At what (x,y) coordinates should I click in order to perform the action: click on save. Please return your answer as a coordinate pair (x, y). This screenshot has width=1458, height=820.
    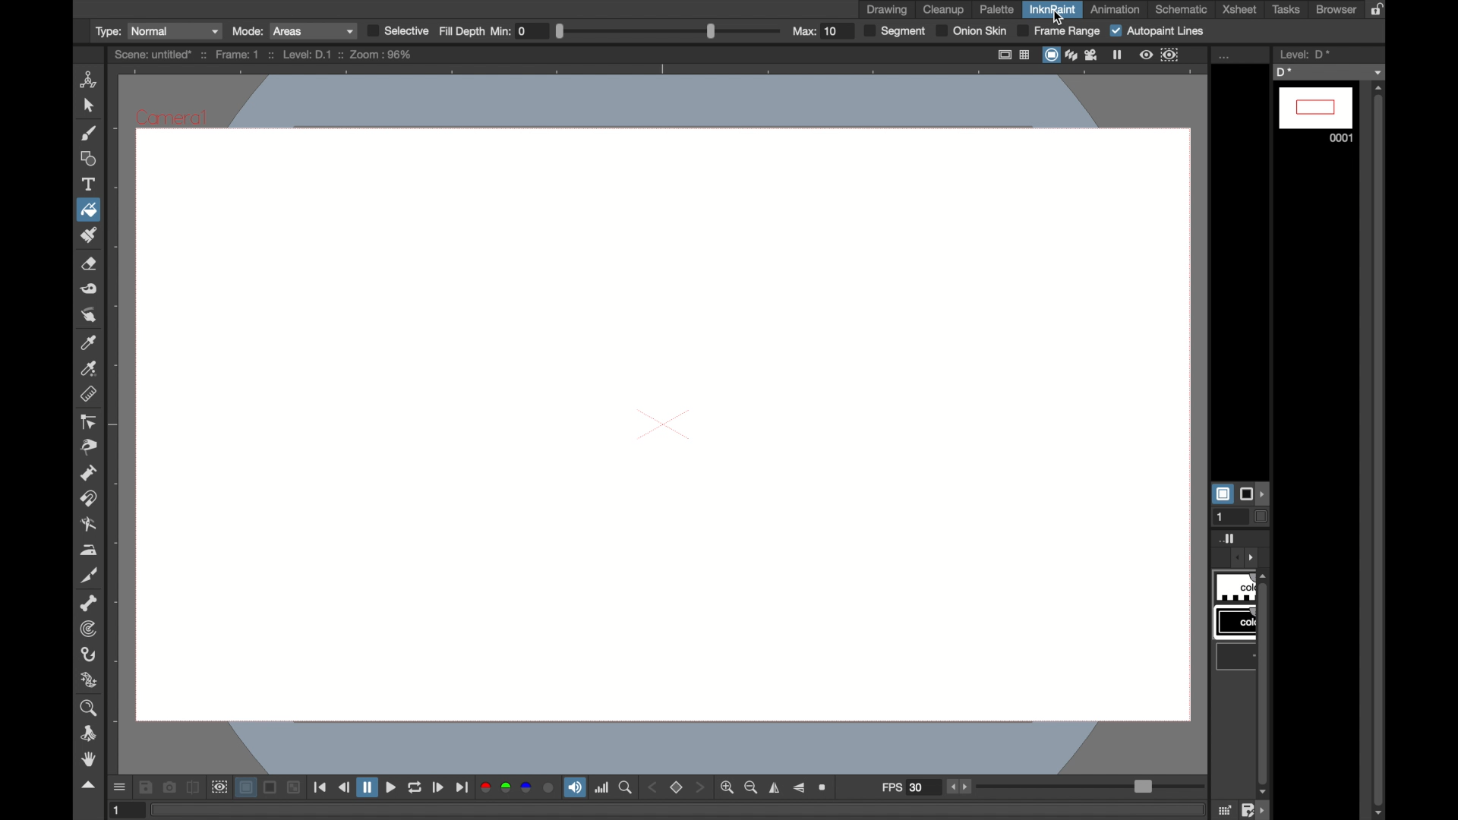
    Looking at the image, I should click on (147, 787).